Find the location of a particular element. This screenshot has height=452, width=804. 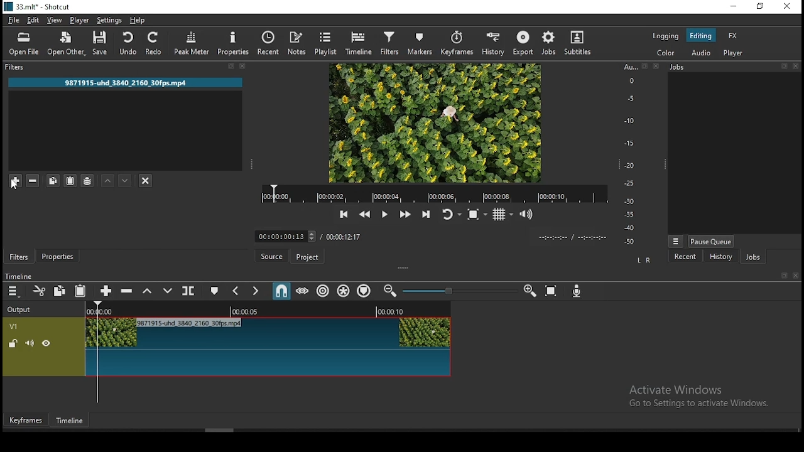

help is located at coordinates (138, 20).